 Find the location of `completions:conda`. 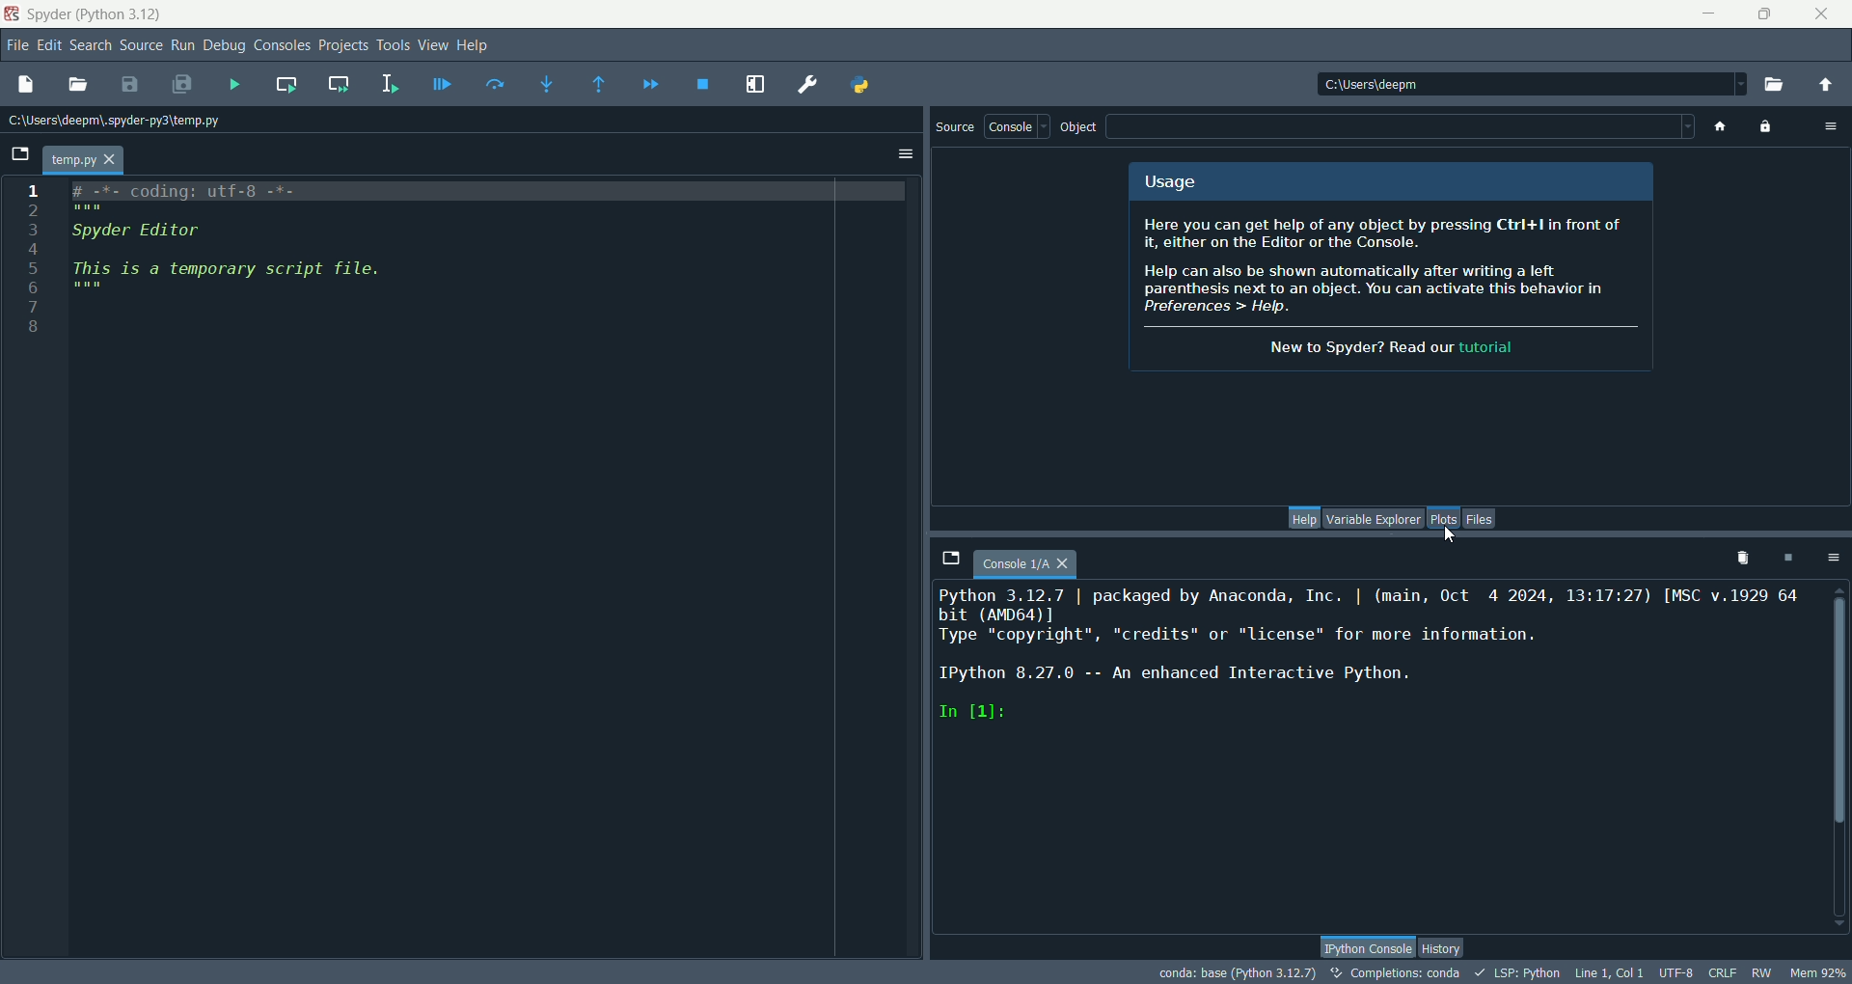

completions:conda is located at coordinates (1397, 972).